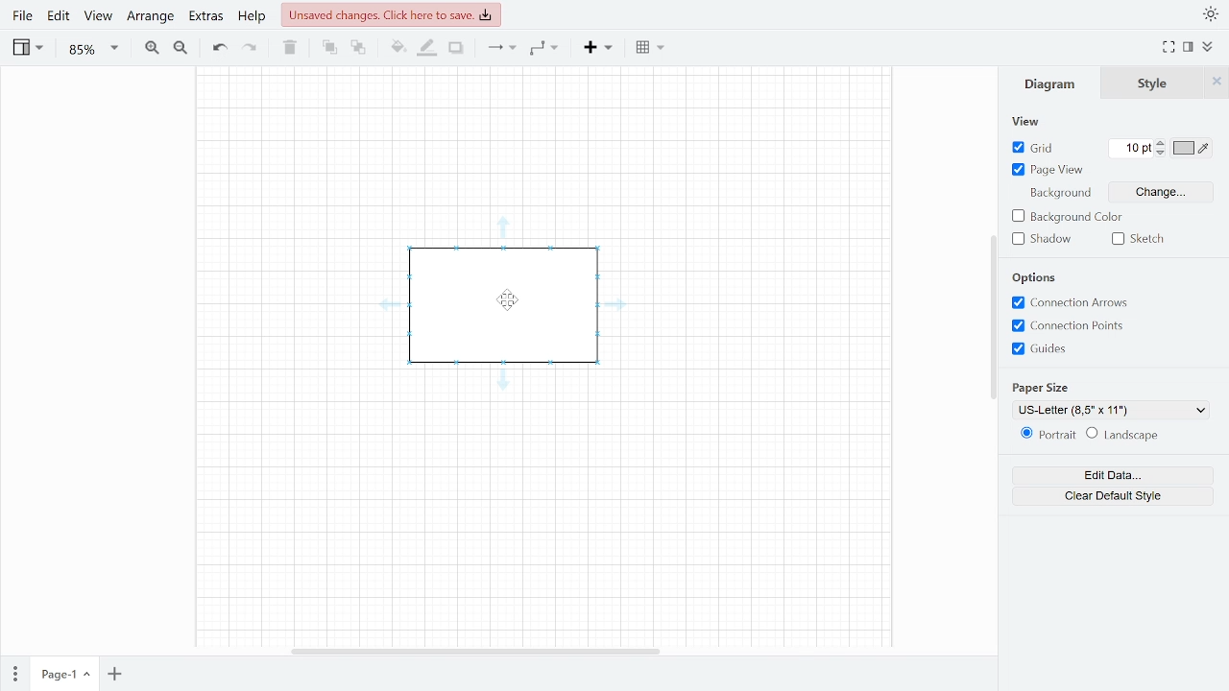 The width and height of the screenshot is (1229, 691). What do you see at coordinates (60, 19) in the screenshot?
I see `Edit` at bounding box center [60, 19].